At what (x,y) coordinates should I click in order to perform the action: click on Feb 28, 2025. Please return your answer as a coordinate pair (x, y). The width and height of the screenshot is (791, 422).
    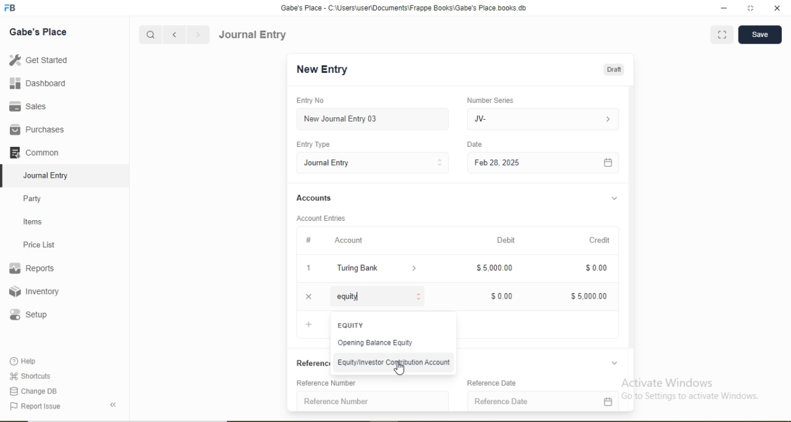
    Looking at the image, I should click on (497, 162).